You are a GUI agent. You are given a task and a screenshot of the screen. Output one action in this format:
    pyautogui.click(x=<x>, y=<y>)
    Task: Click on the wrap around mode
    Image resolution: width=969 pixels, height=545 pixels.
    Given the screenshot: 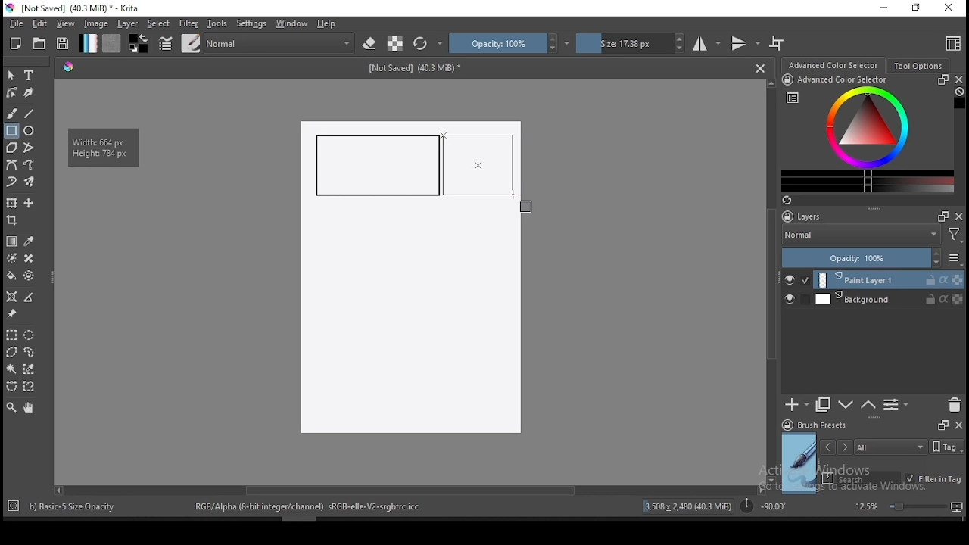 What is the action you would take?
    pyautogui.click(x=777, y=43)
    